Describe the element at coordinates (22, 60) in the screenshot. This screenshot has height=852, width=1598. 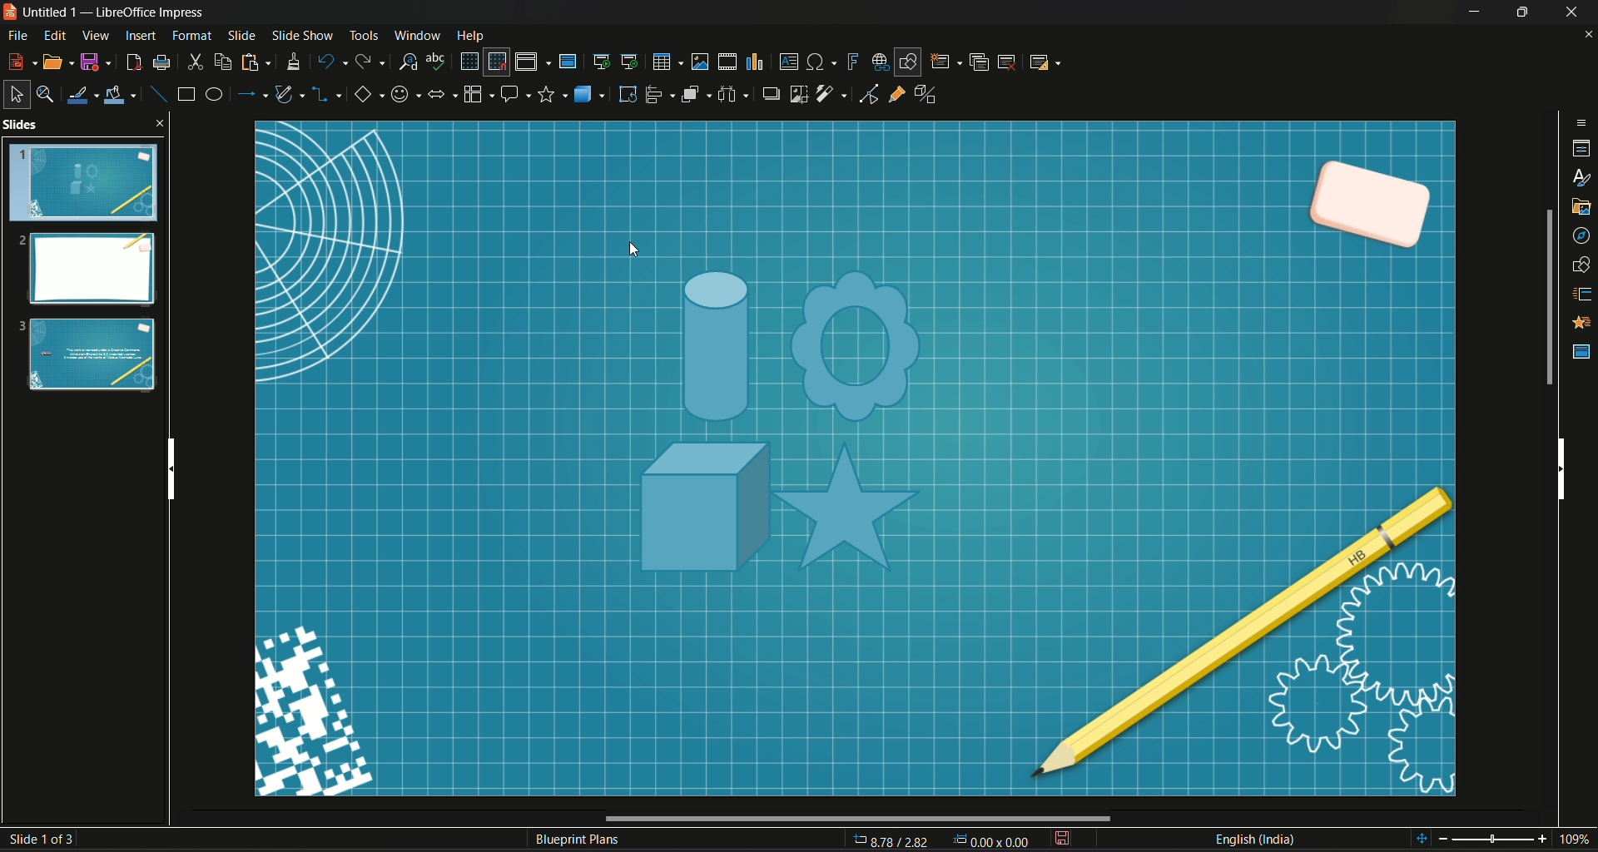
I see `new` at that location.